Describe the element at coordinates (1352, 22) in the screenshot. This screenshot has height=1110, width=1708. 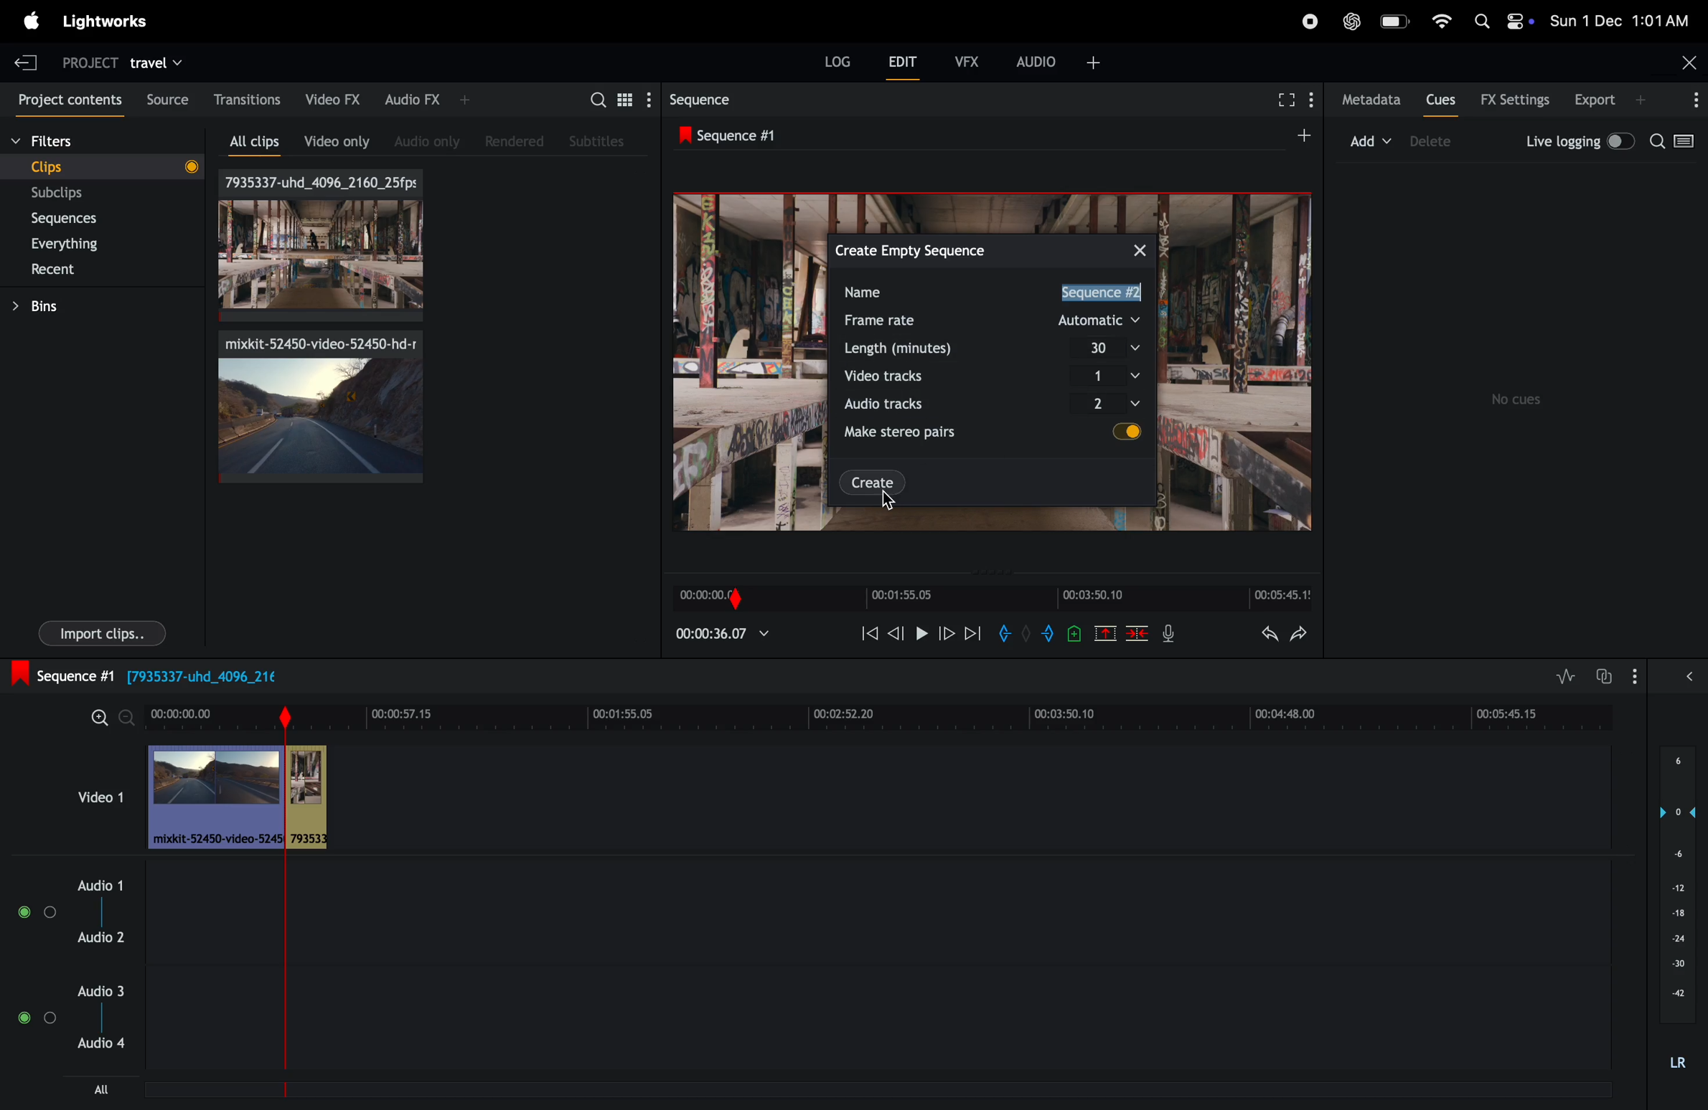
I see `chatgpt` at that location.